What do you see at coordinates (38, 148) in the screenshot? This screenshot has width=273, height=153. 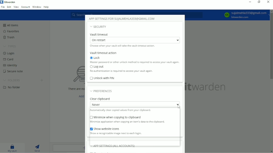 I see `Send` at bounding box center [38, 148].